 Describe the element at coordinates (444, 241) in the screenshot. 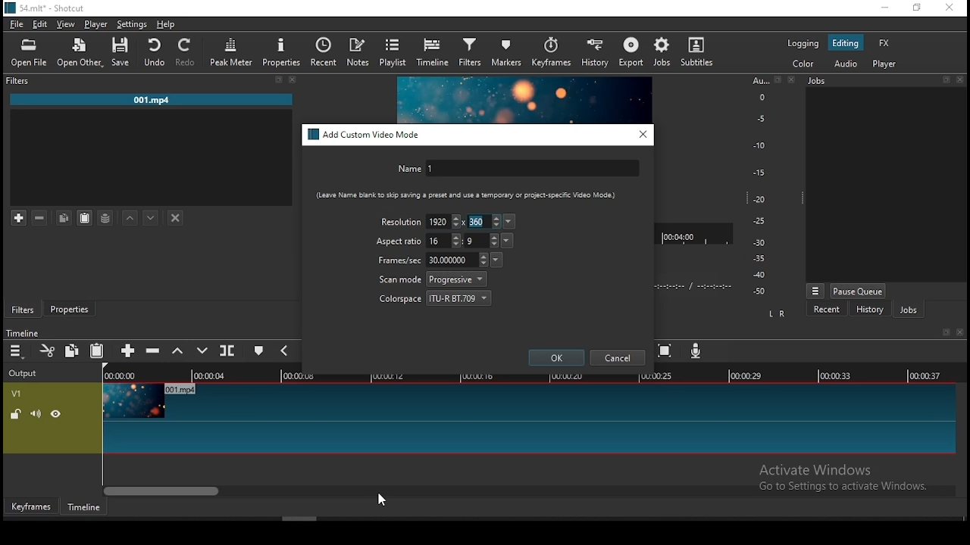

I see `width` at that location.